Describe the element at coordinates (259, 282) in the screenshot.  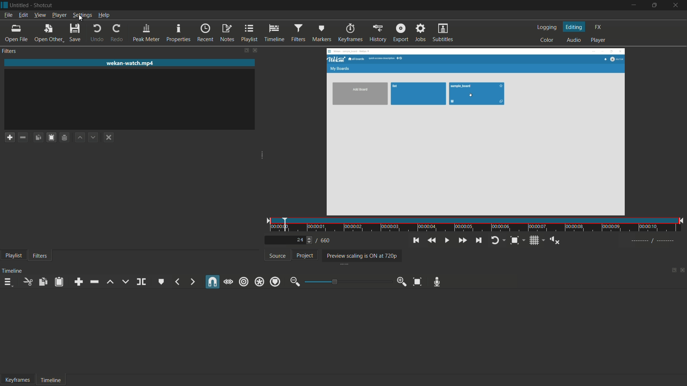
I see `ripple all tracks` at that location.